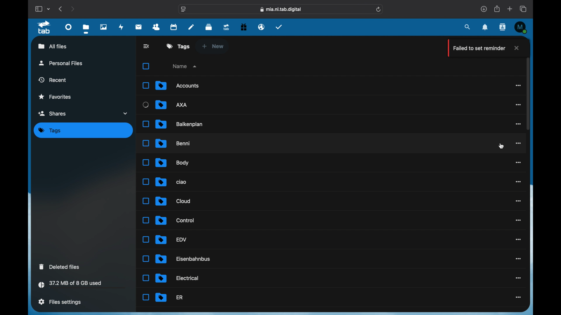 This screenshot has width=561, height=315. I want to click on file, so click(177, 85).